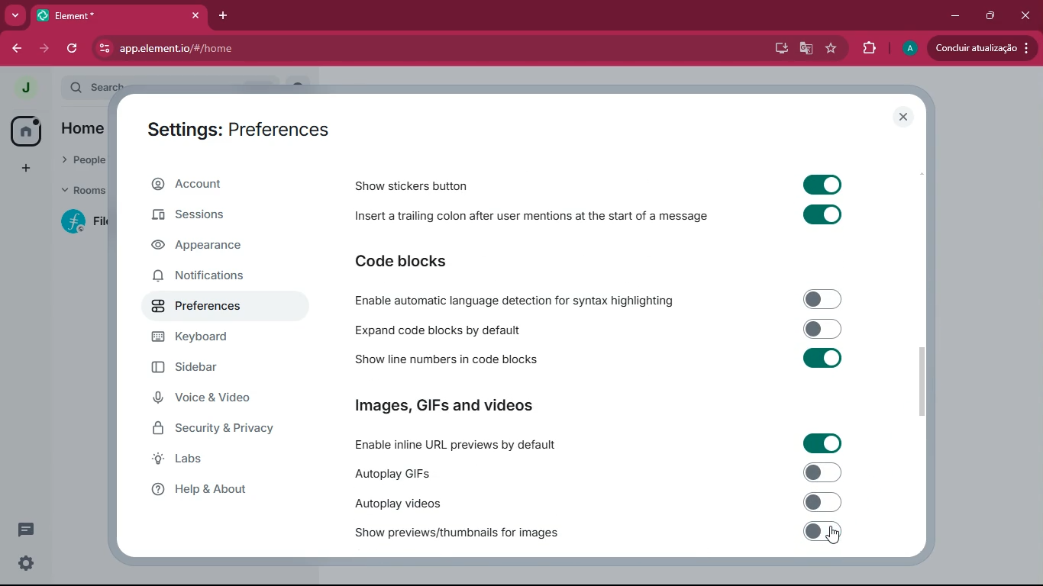  I want to click on Close, so click(194, 16).